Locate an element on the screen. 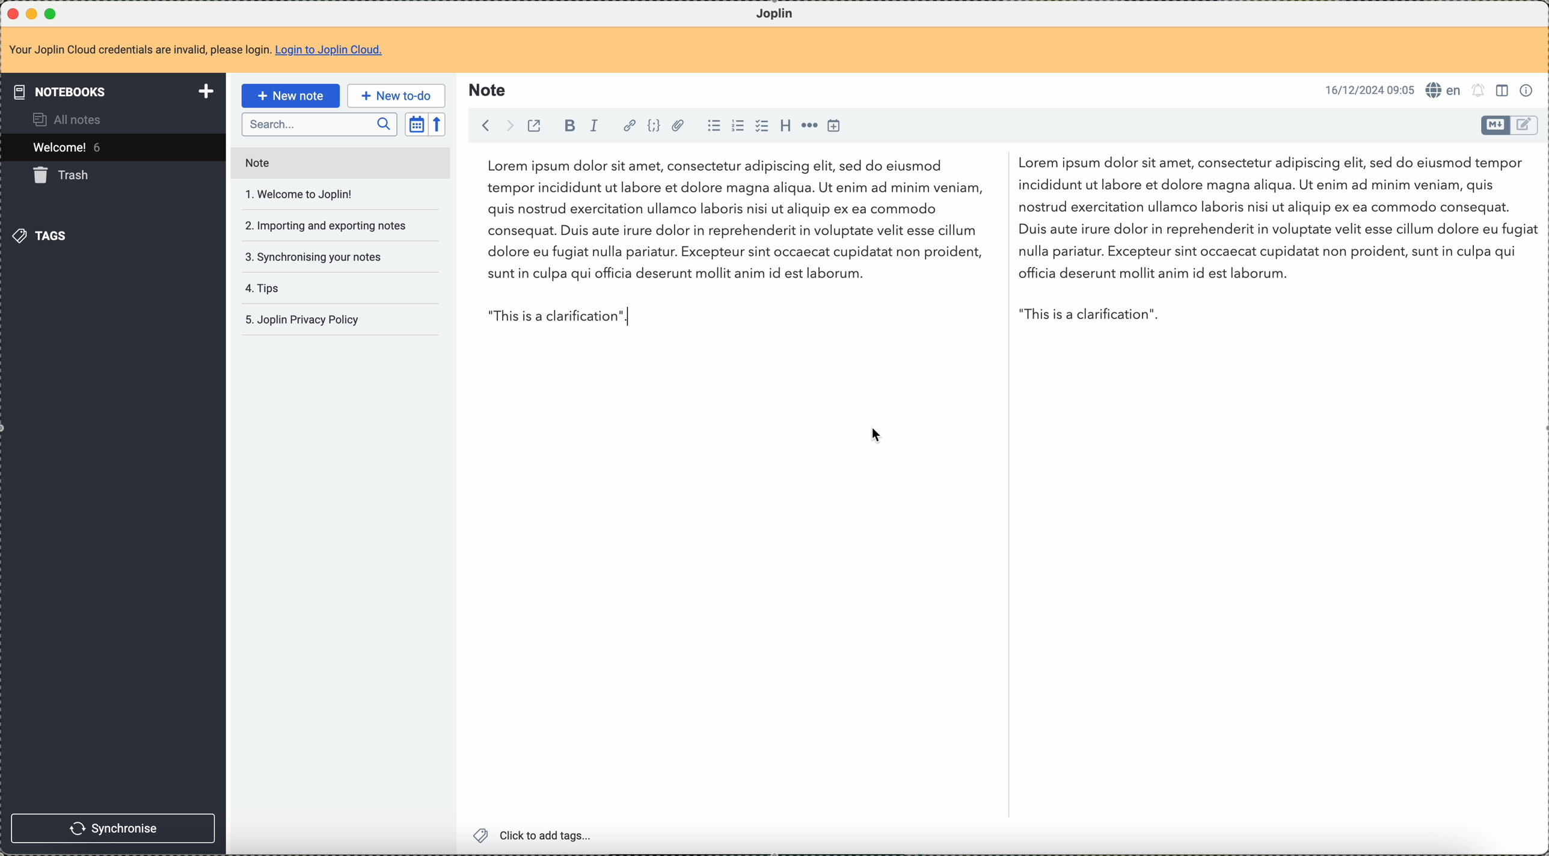 The width and height of the screenshot is (1549, 856). notebooks is located at coordinates (109, 91).